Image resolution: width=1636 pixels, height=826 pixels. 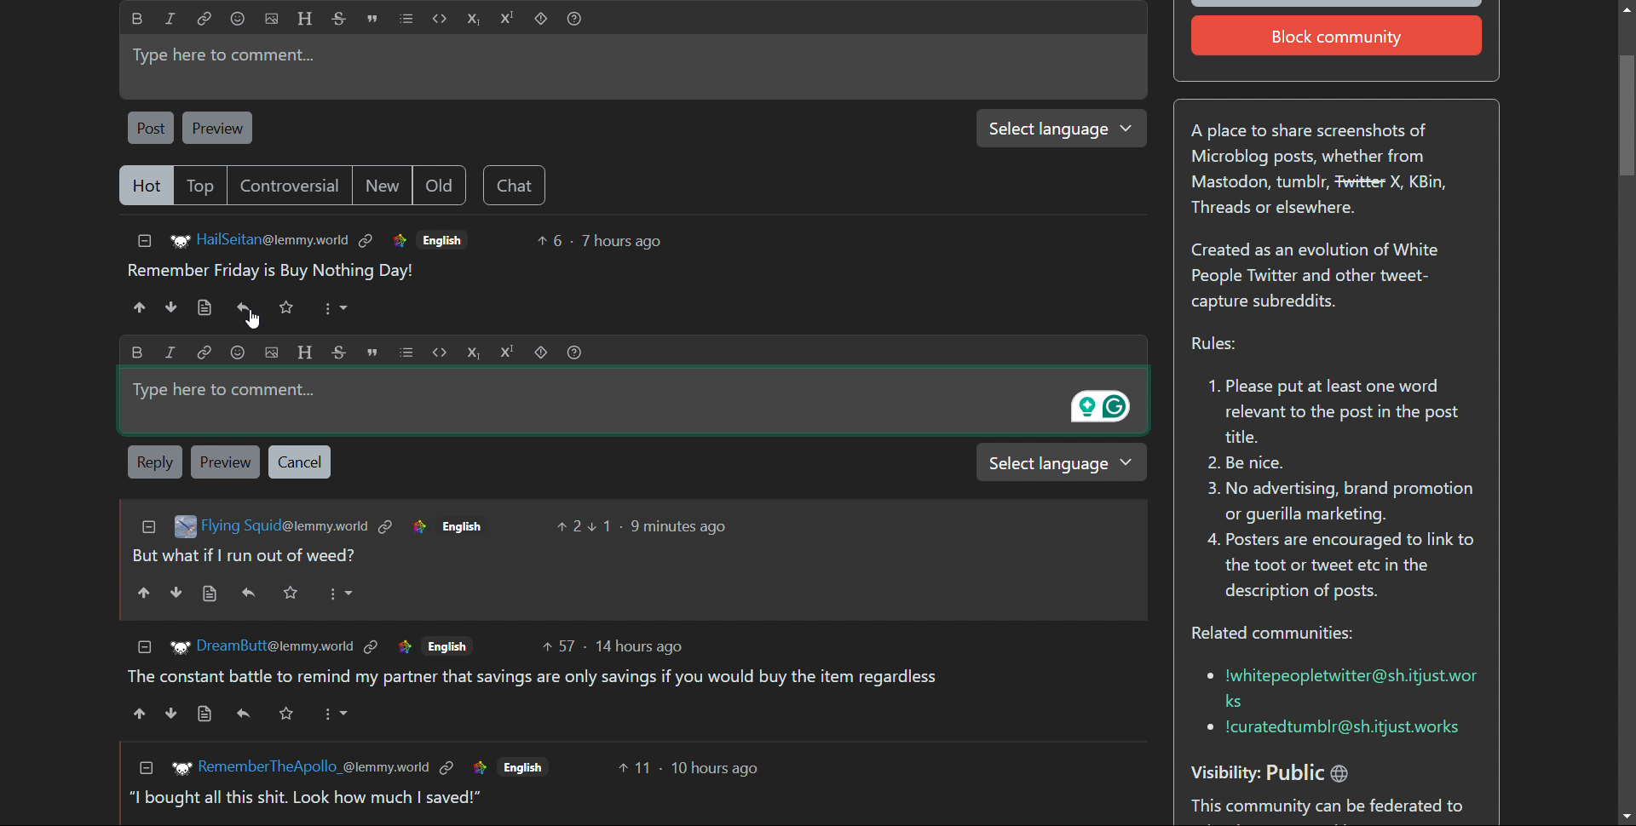 I want to click on link, so click(x=446, y=770).